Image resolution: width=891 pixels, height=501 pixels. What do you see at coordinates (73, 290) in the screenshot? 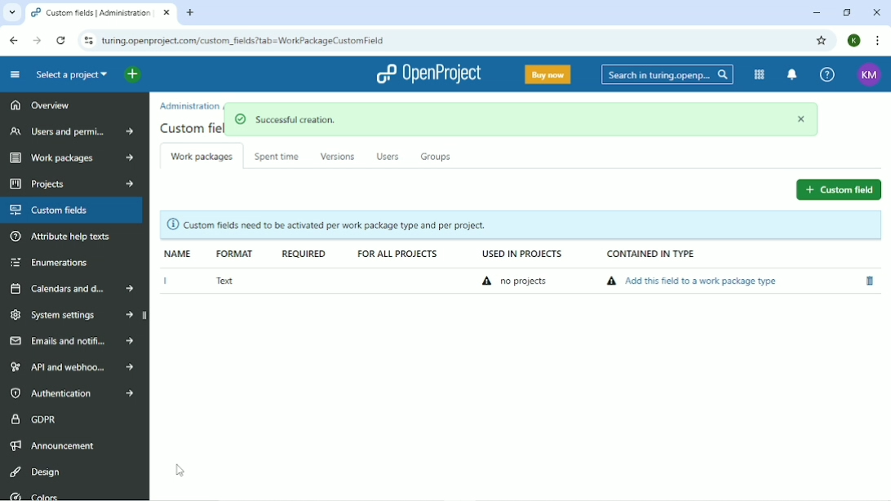
I see `Calendars and dates` at bounding box center [73, 290].